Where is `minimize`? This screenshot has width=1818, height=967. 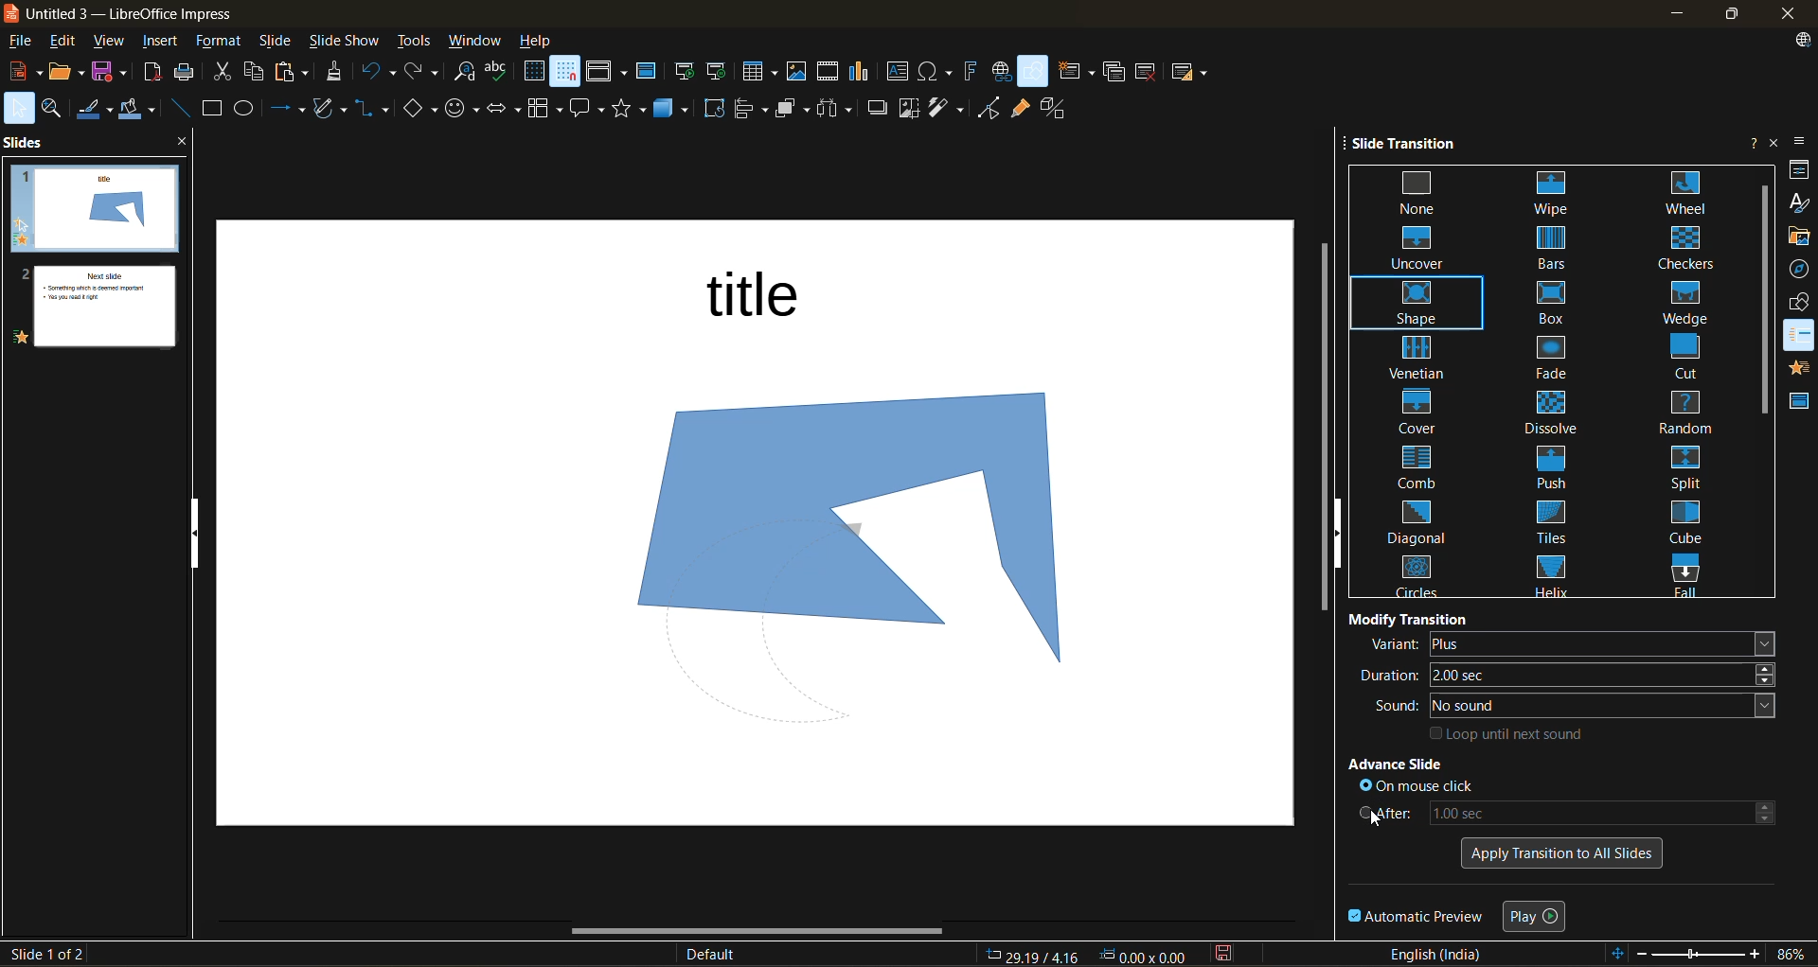 minimize is located at coordinates (1683, 11).